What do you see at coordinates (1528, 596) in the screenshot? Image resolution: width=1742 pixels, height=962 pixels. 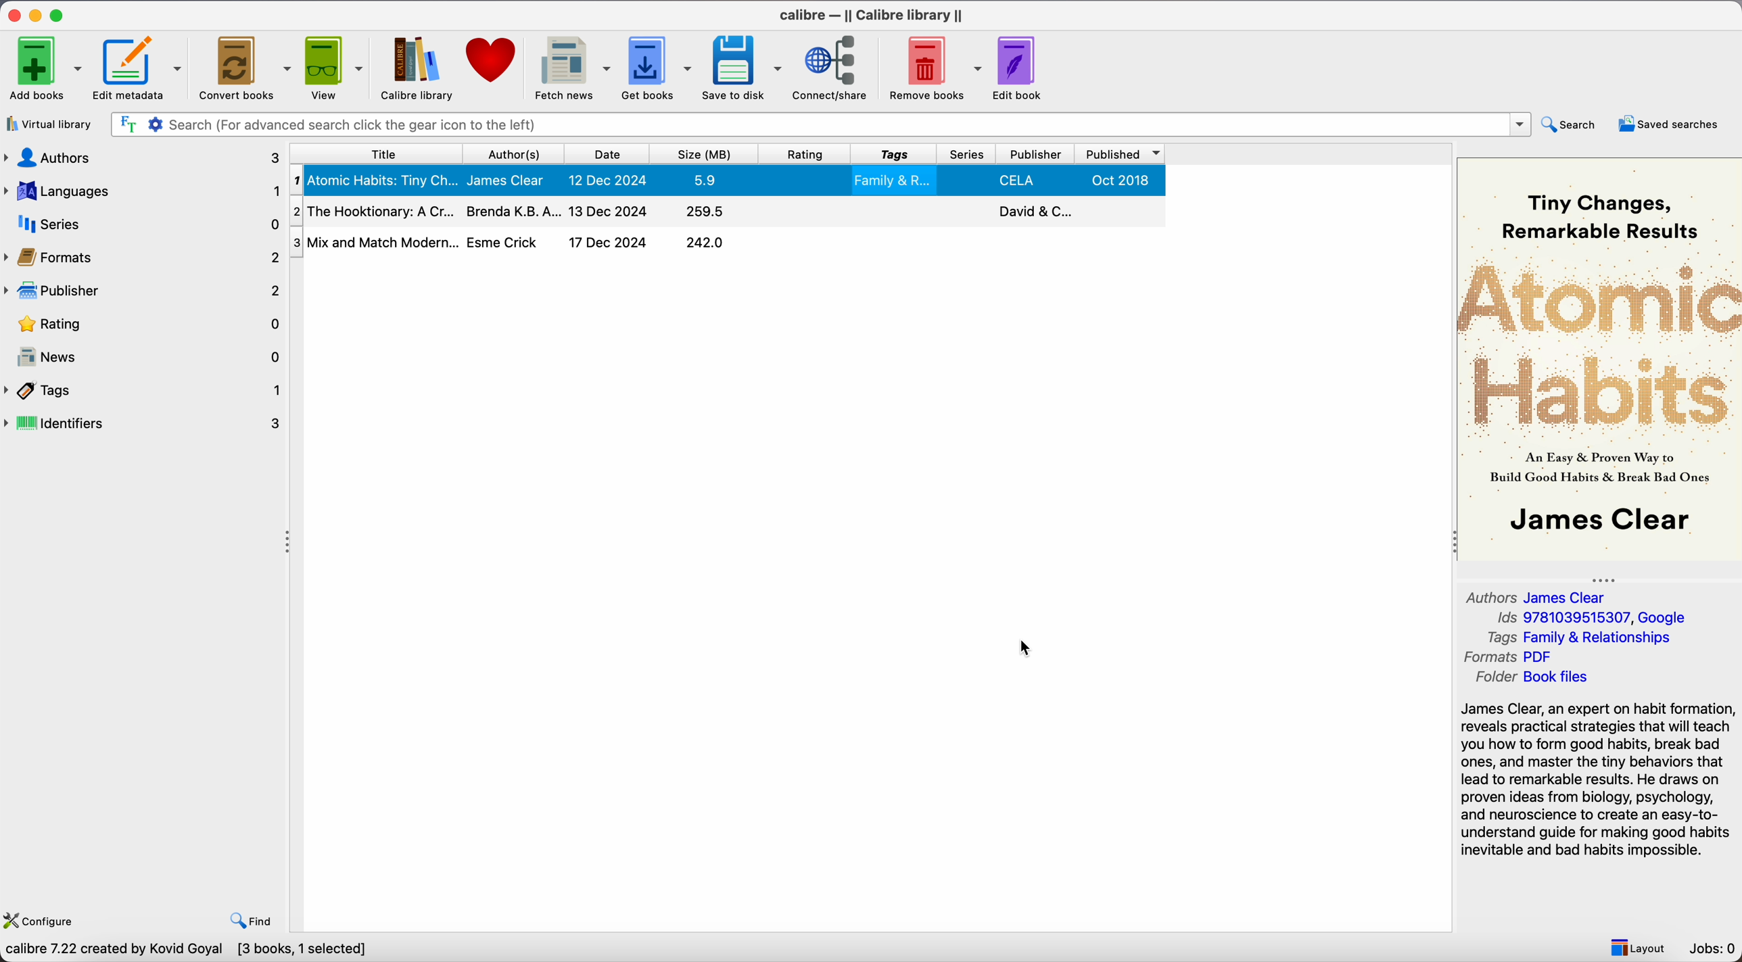 I see `Authors James Clear` at bounding box center [1528, 596].